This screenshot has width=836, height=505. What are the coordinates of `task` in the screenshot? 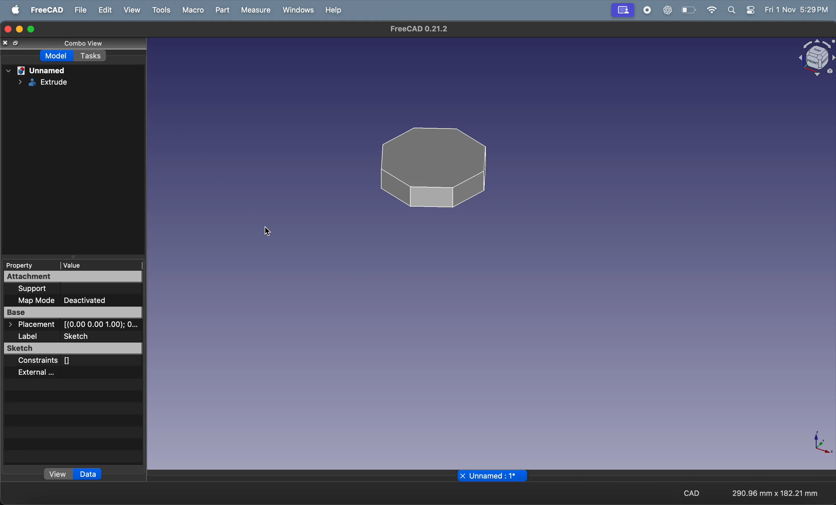 It's located at (92, 57).